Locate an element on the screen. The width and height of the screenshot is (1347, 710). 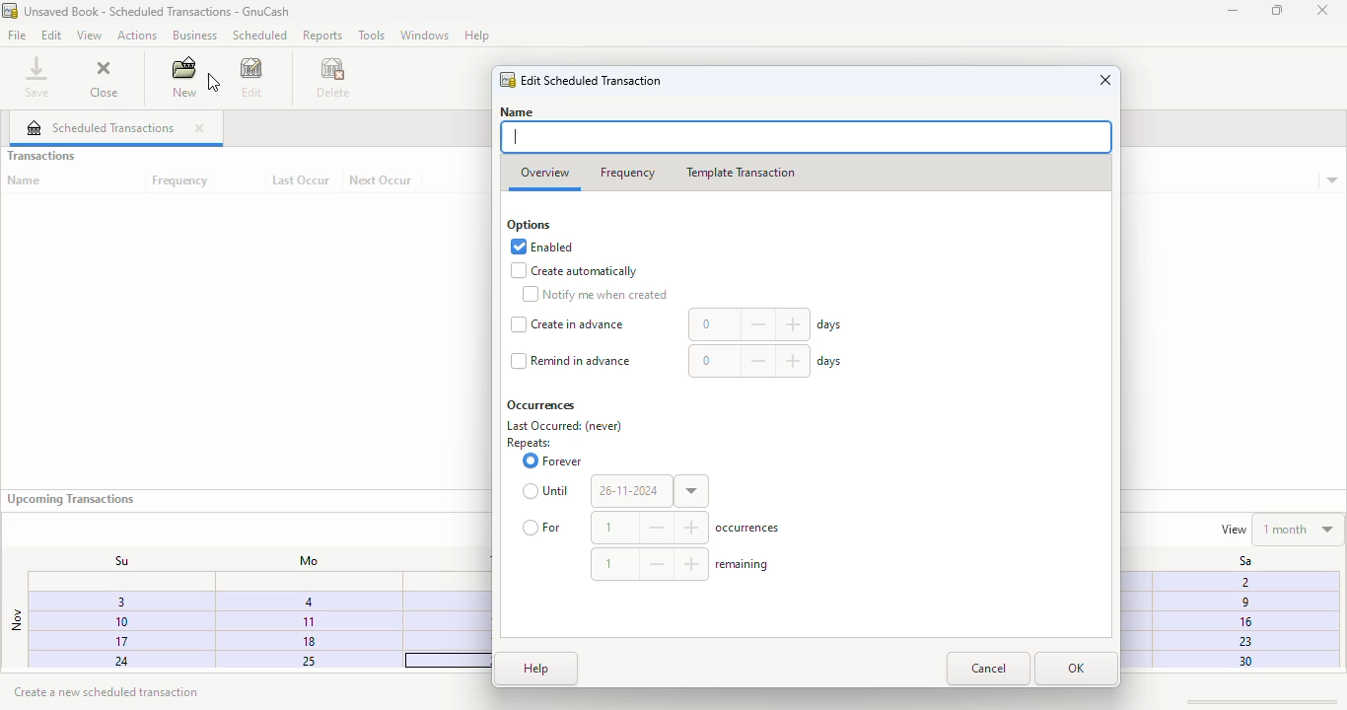
25 is located at coordinates (298, 661).